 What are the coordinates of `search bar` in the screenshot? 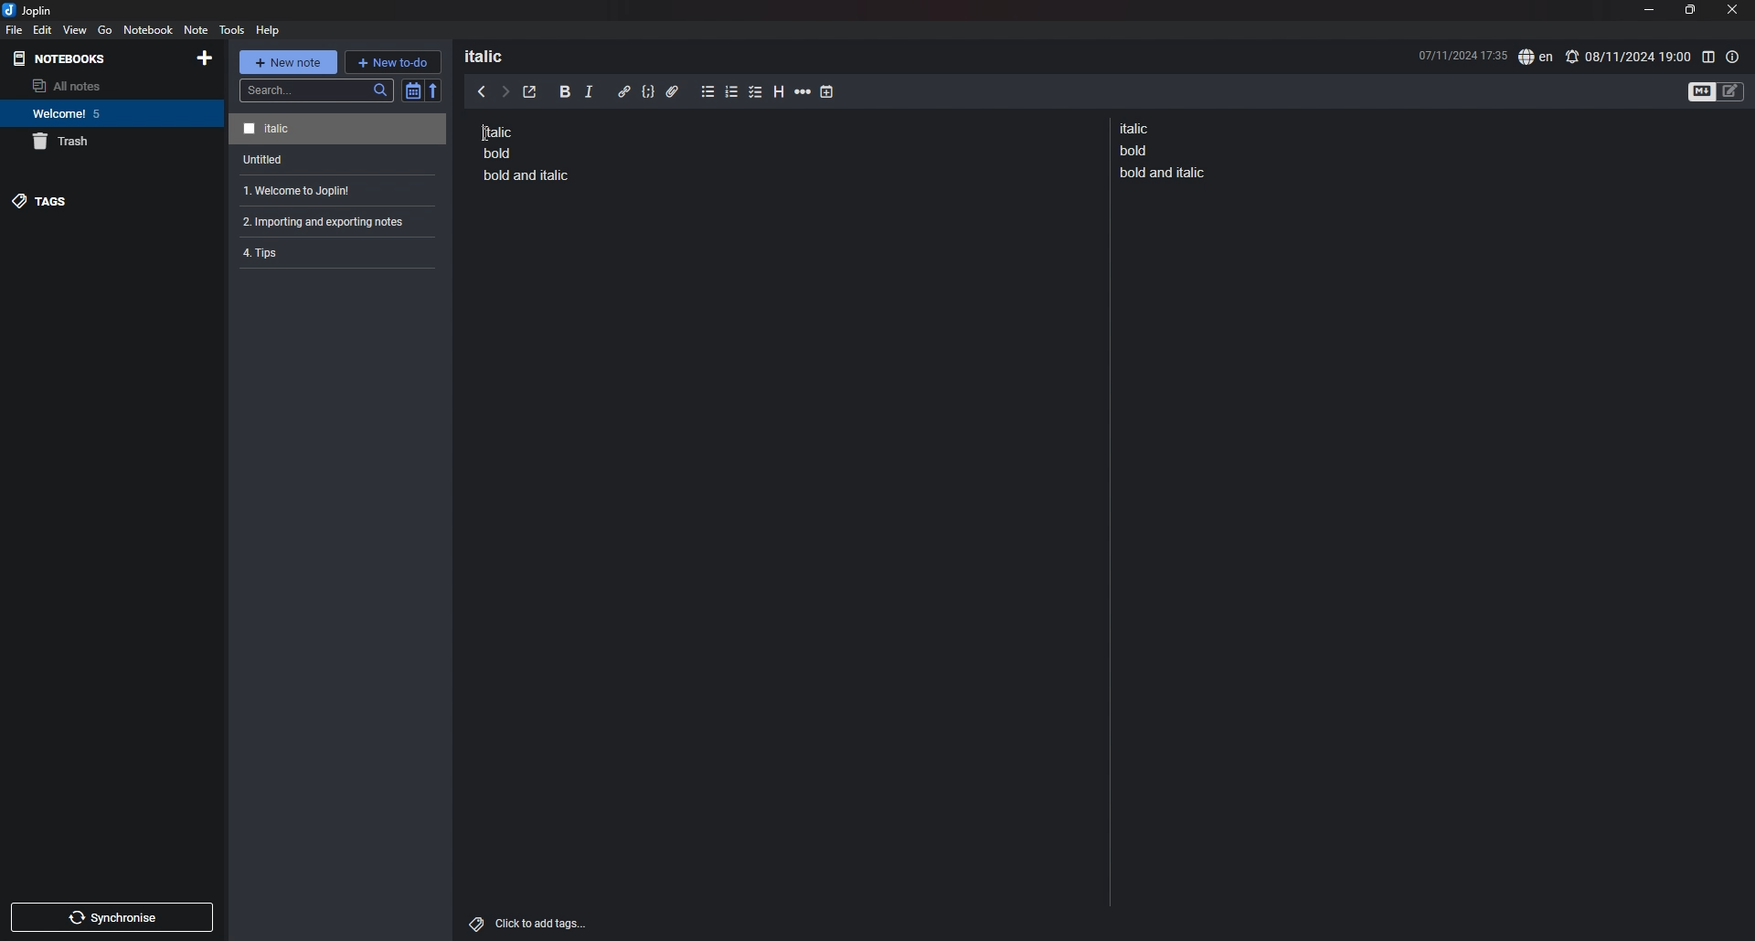 It's located at (317, 90).